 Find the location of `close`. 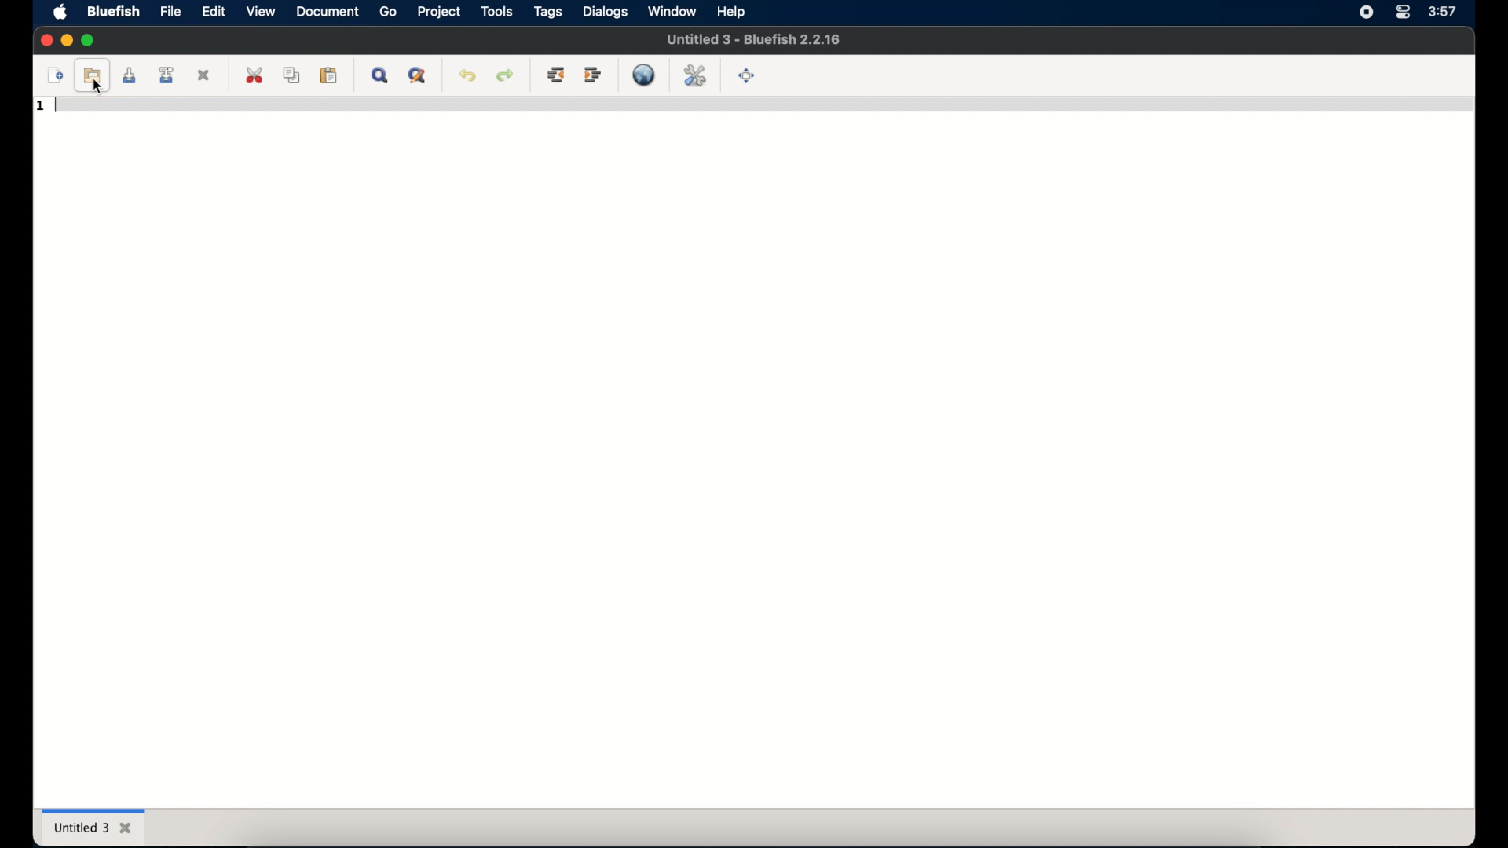

close is located at coordinates (206, 75).